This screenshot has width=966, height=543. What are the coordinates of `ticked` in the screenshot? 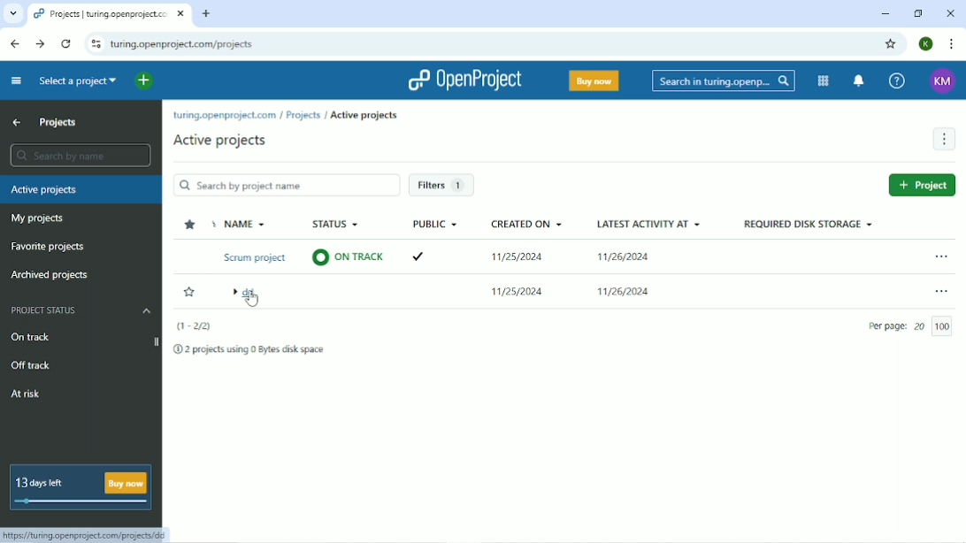 It's located at (414, 256).